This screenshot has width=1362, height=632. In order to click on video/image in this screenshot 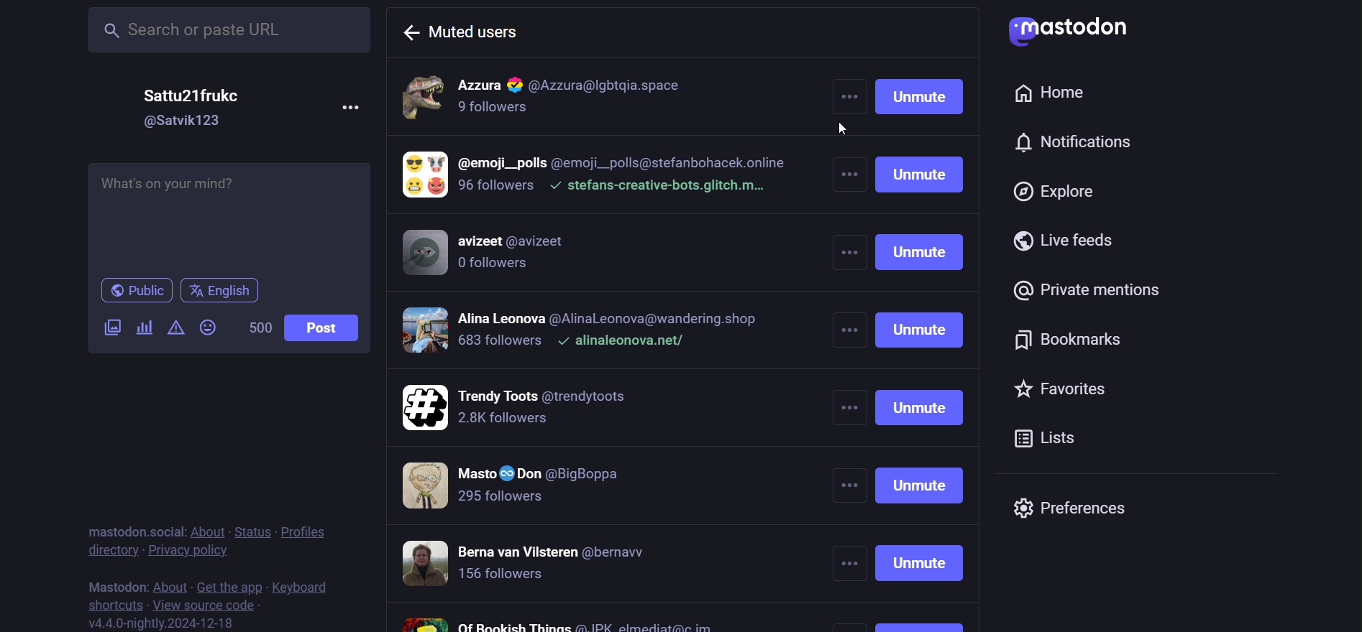, I will do `click(112, 328)`.